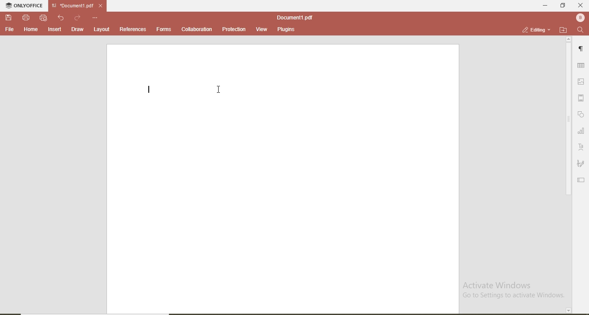  I want to click on image, so click(582, 82).